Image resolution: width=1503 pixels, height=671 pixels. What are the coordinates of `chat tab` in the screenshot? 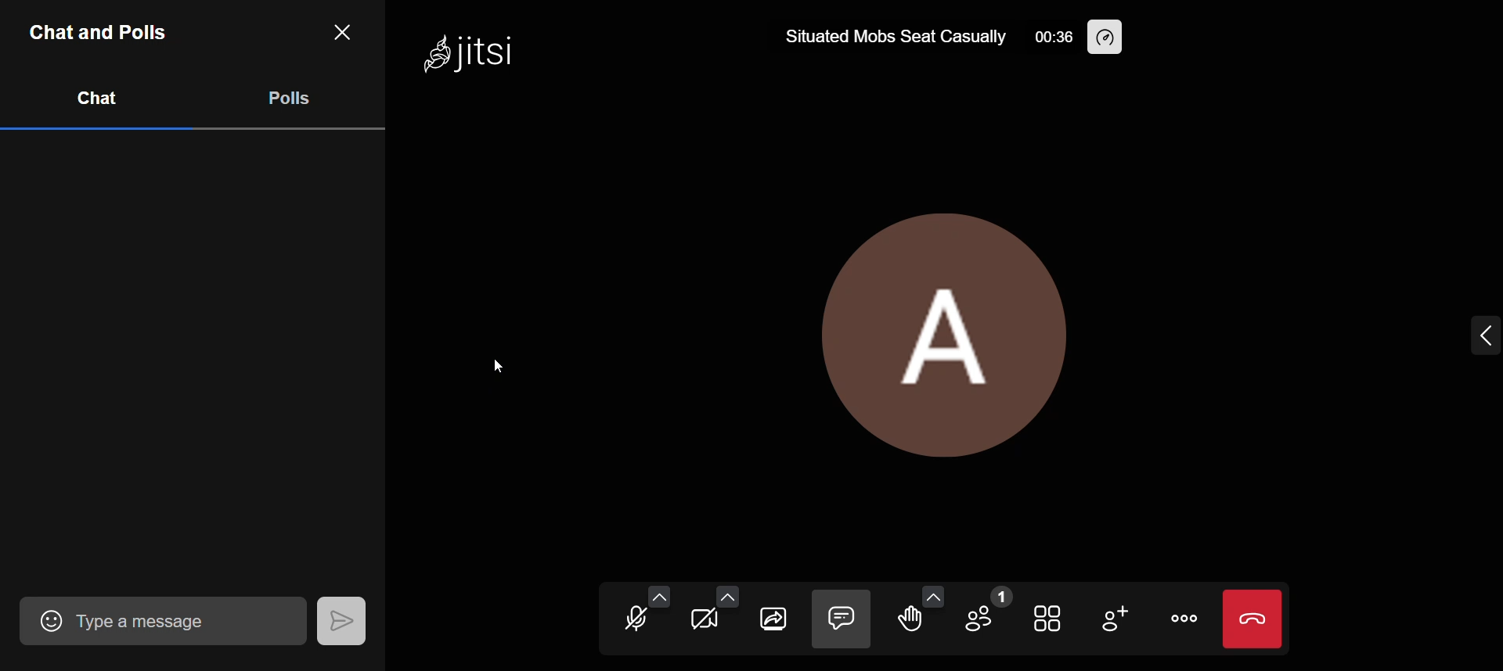 It's located at (97, 97).